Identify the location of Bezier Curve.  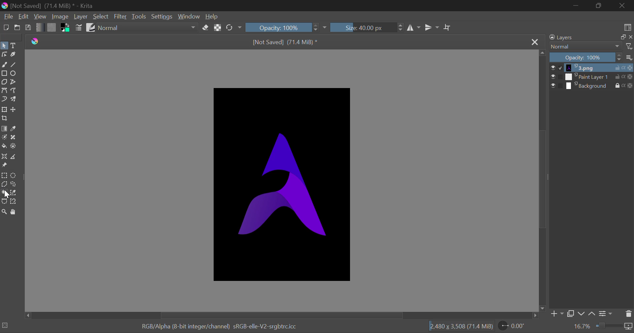
(4, 90).